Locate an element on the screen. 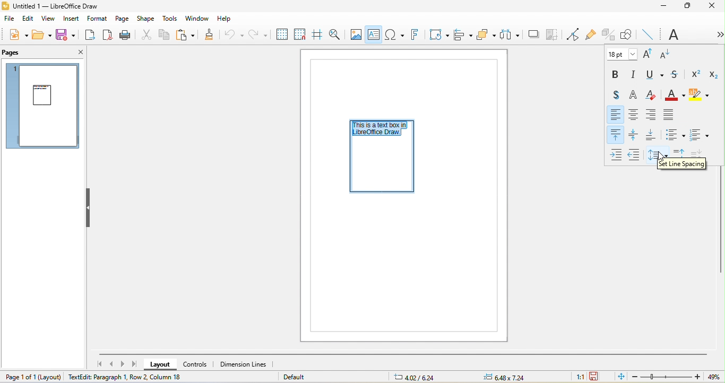  view is located at coordinates (50, 19).